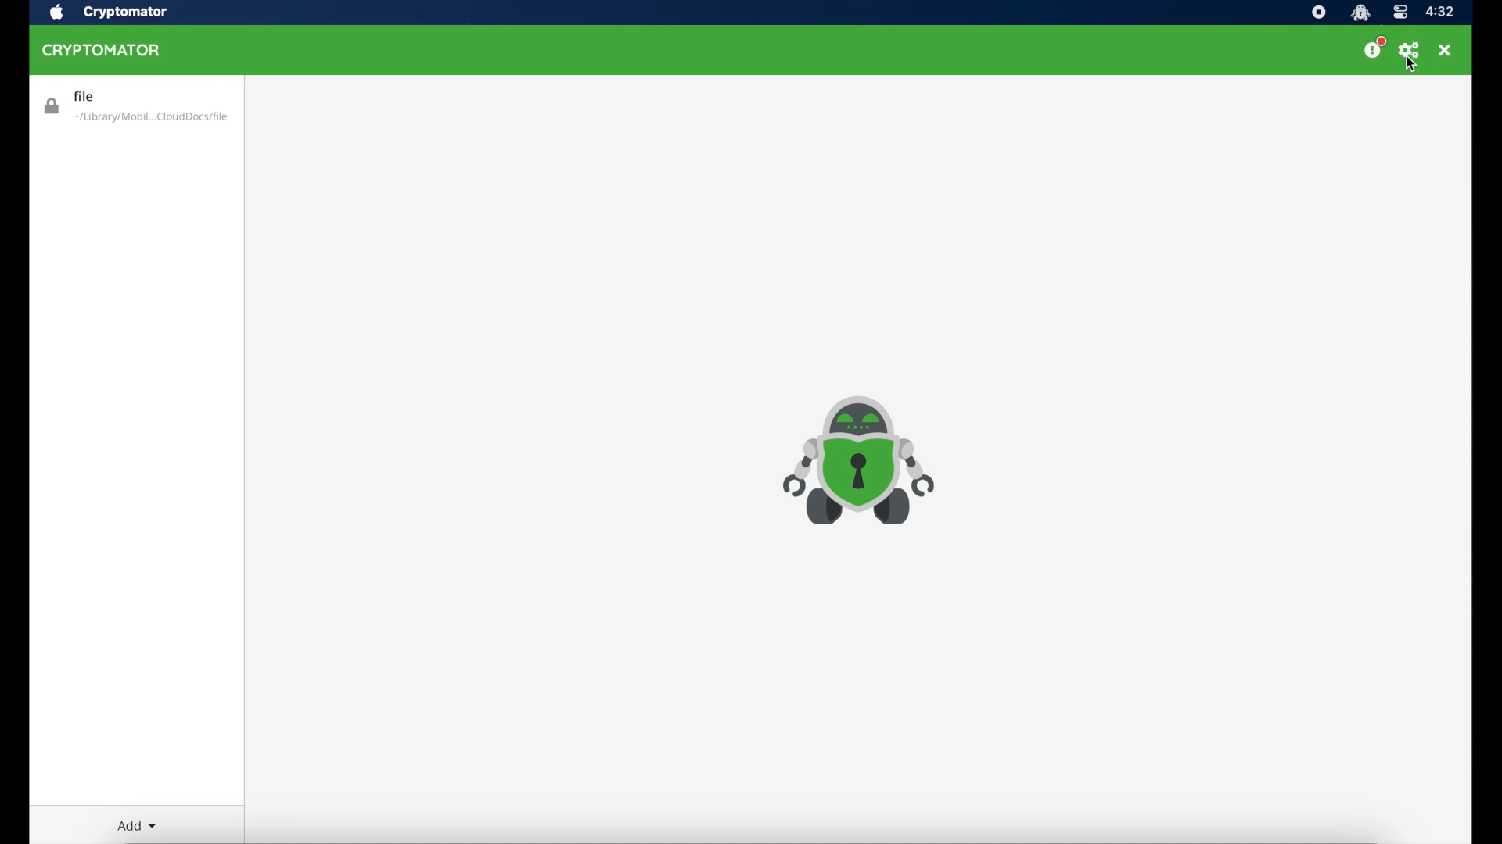  I want to click on time, so click(1439, 13).